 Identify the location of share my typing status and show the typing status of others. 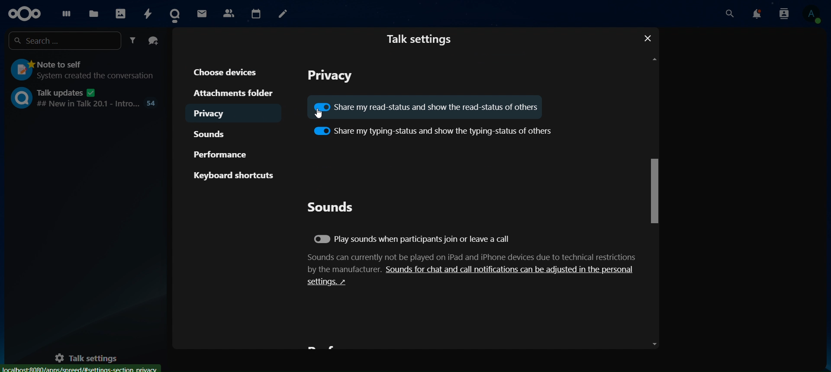
(433, 130).